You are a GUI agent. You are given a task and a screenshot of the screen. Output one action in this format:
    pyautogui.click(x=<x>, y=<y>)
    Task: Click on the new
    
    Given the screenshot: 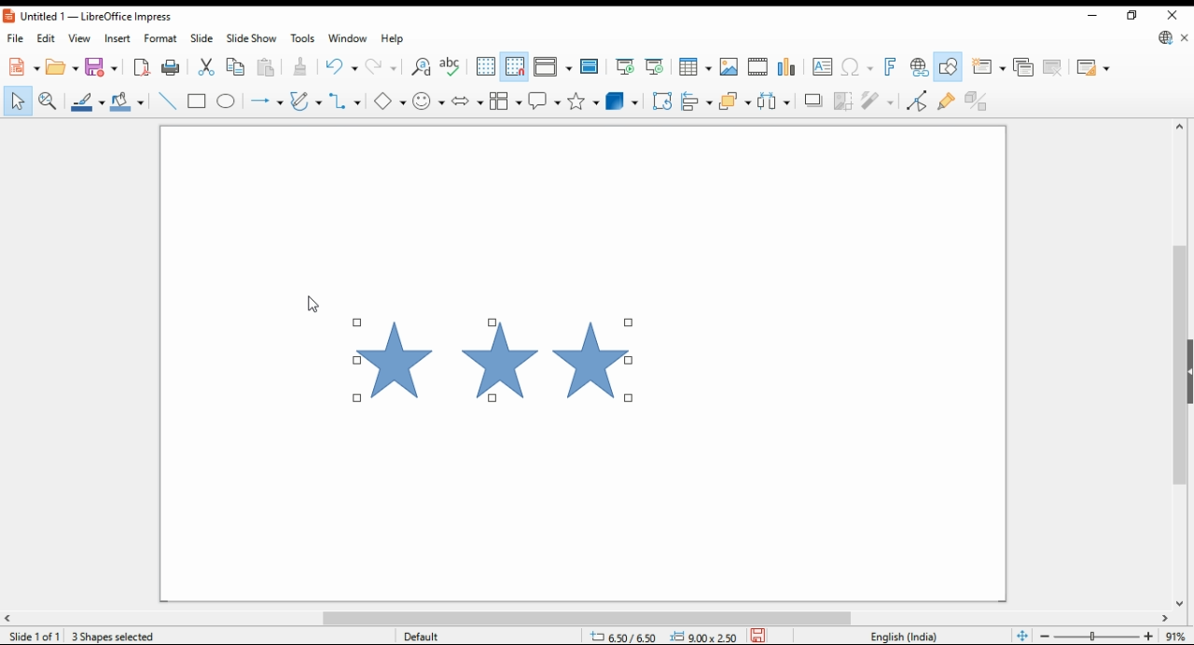 What is the action you would take?
    pyautogui.click(x=21, y=66)
    